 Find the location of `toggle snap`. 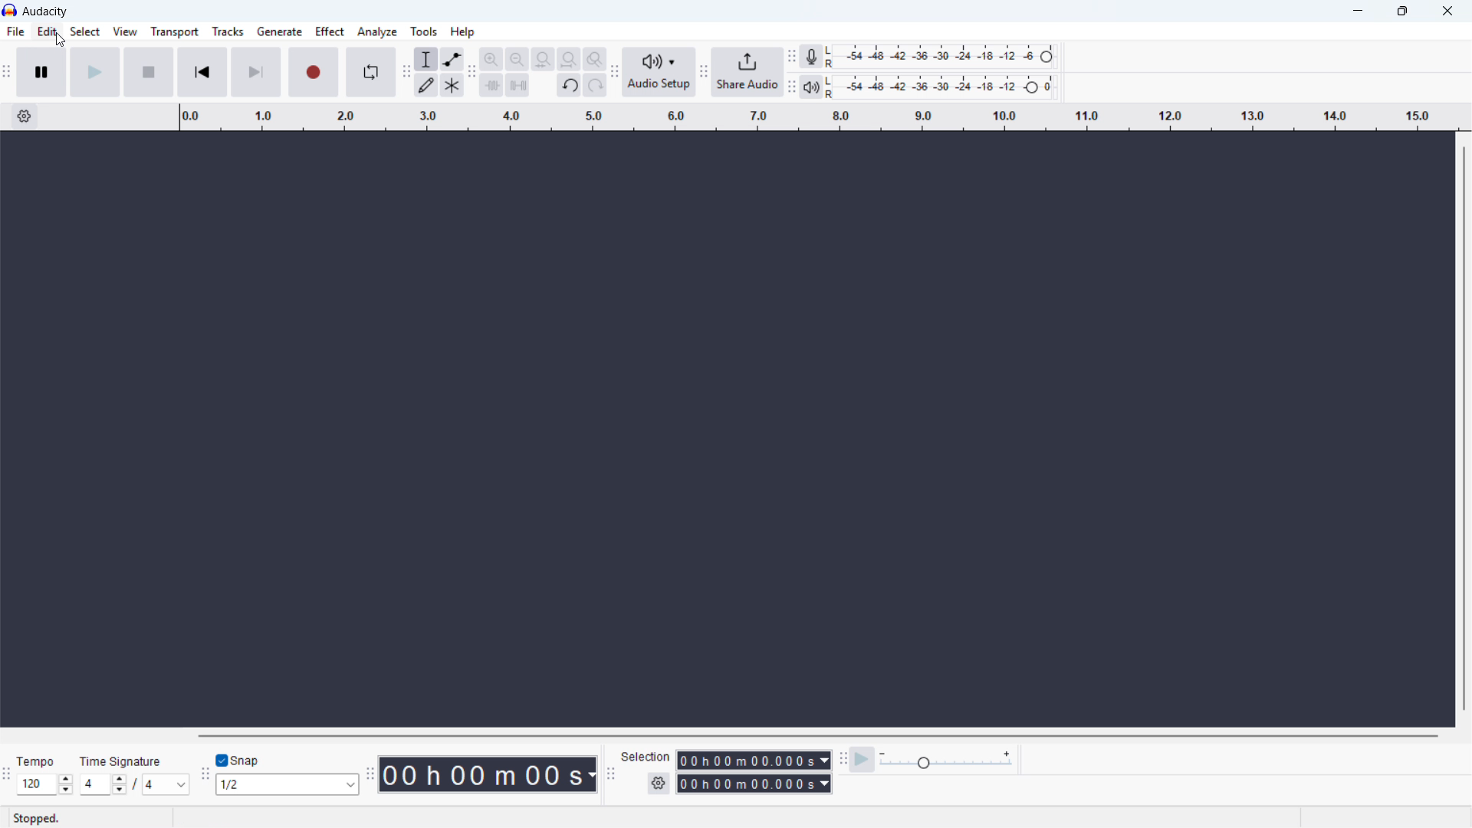

toggle snap is located at coordinates (236, 761).